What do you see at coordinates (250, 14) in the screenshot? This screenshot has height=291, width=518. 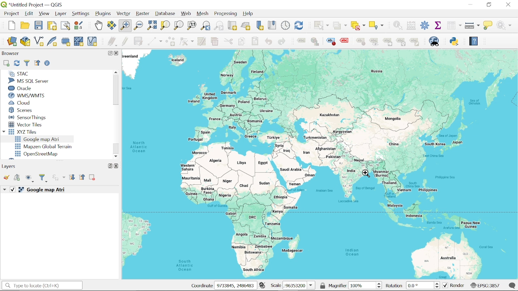 I see `Help` at bounding box center [250, 14].